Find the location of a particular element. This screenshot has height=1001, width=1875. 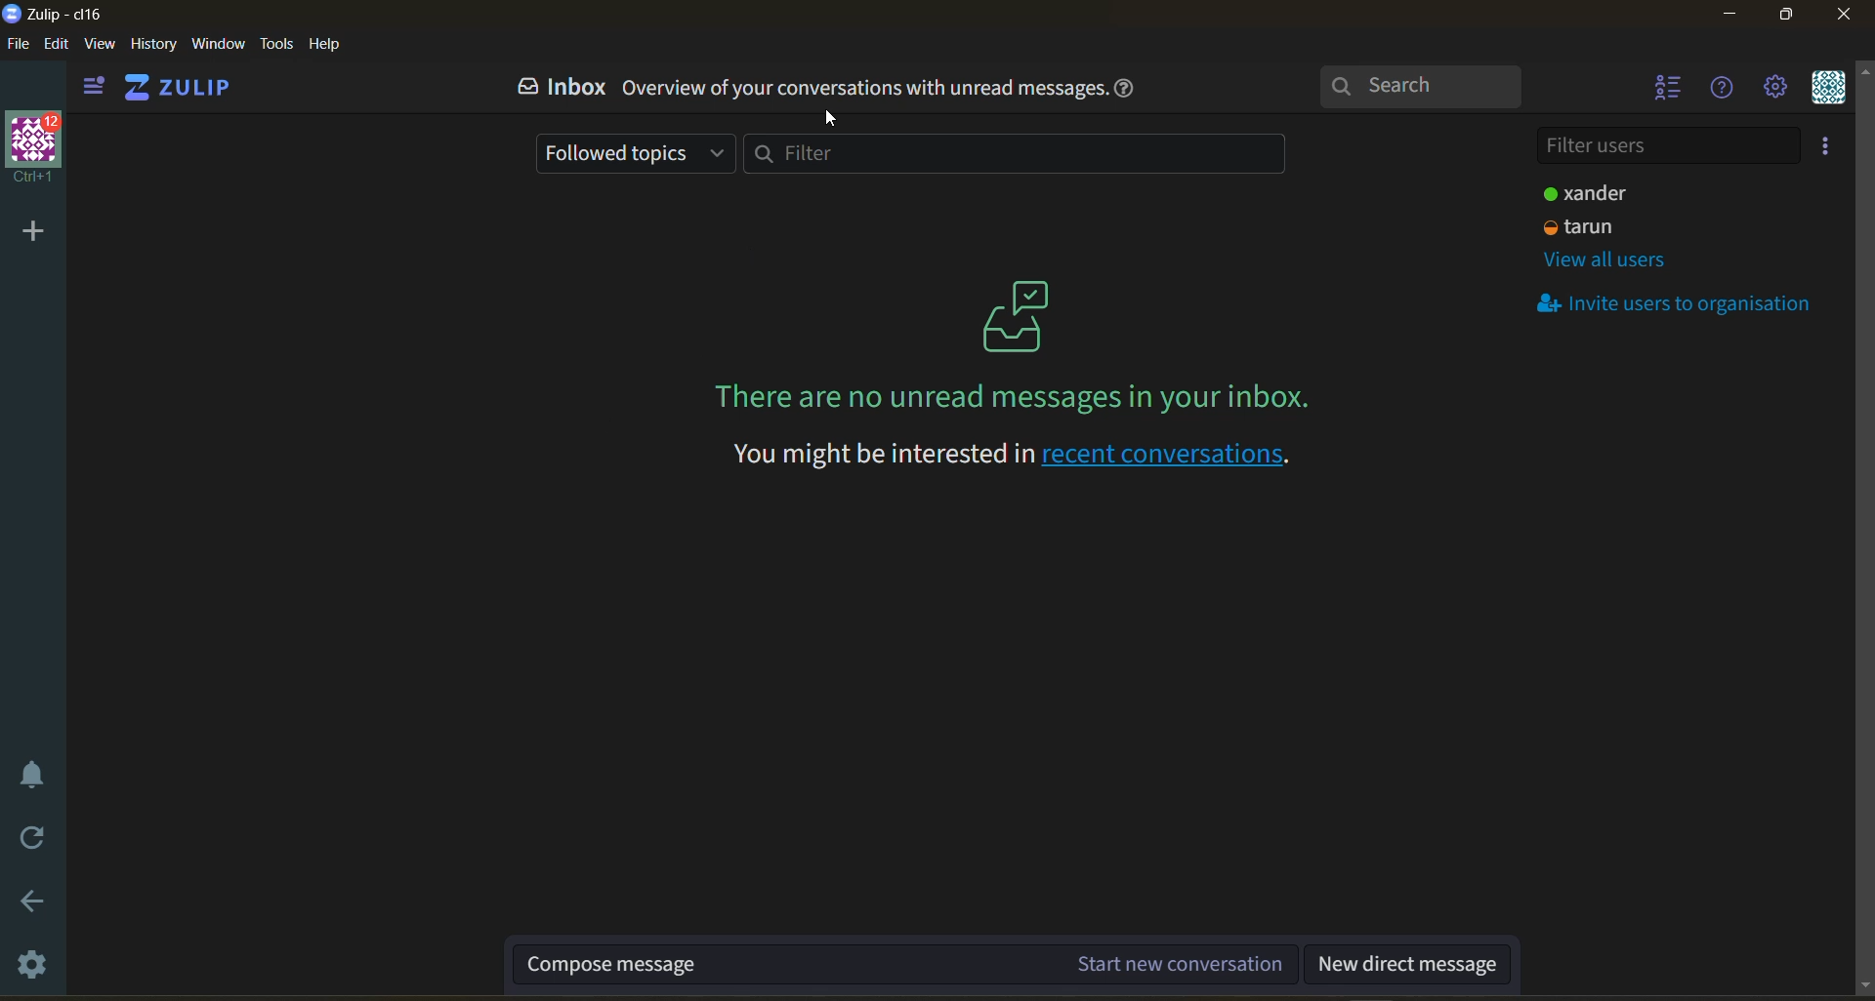

user is located at coordinates (1588, 188).